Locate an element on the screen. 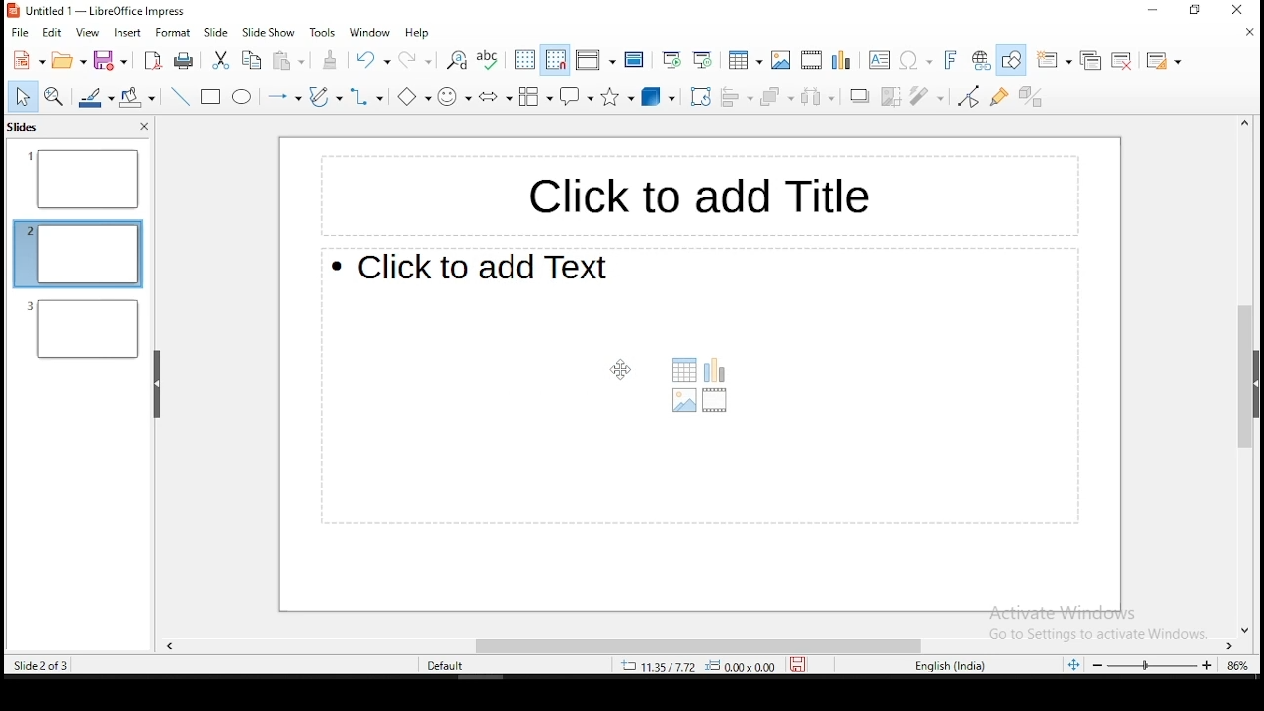 The width and height of the screenshot is (1264, 711). toggle extrusion is located at coordinates (1030, 99).